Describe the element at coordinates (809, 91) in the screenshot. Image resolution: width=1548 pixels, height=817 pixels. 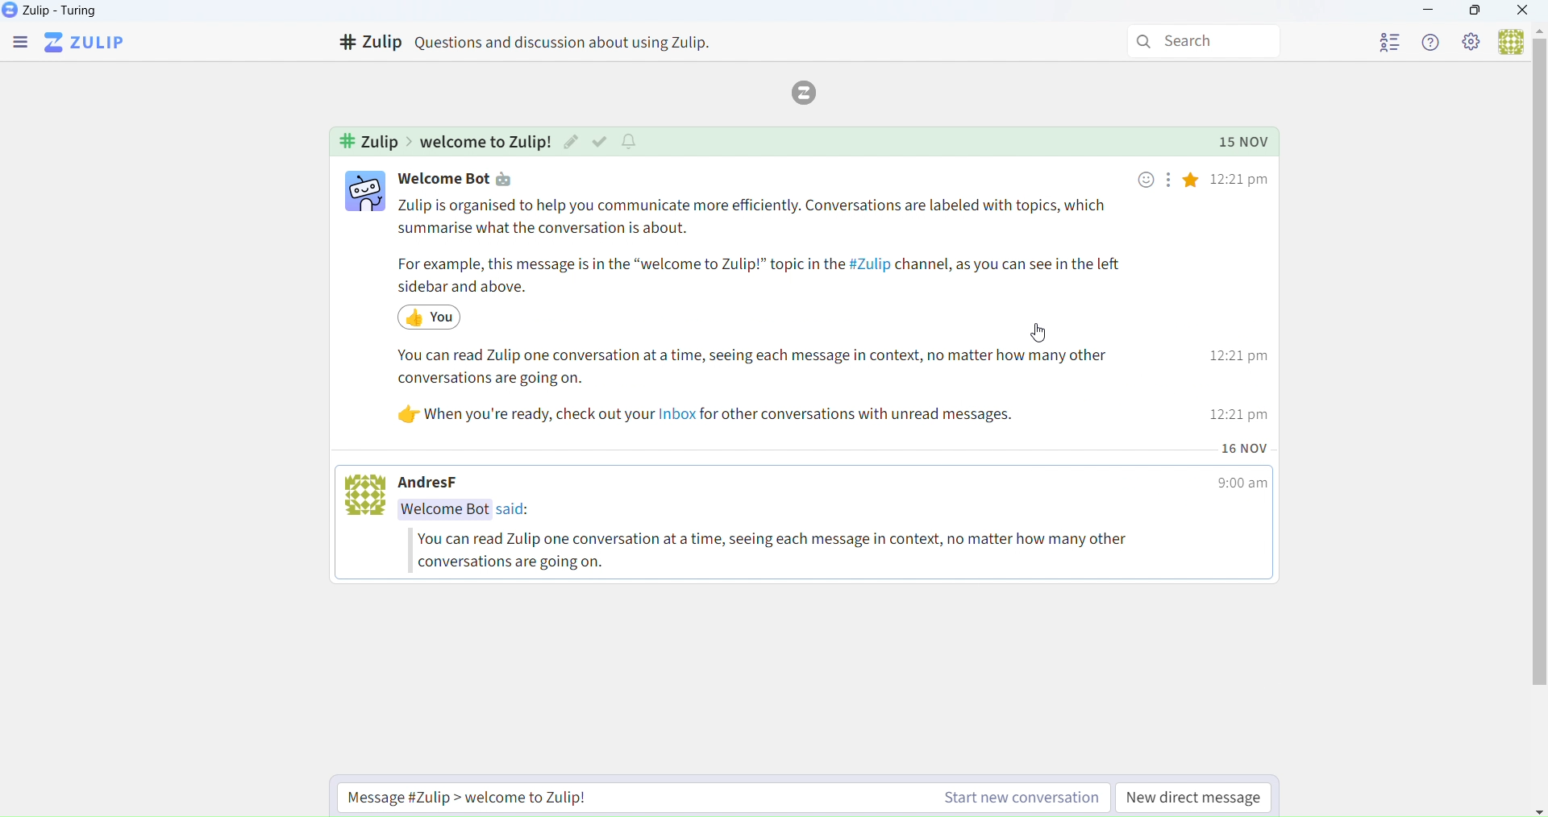
I see `Logo` at that location.